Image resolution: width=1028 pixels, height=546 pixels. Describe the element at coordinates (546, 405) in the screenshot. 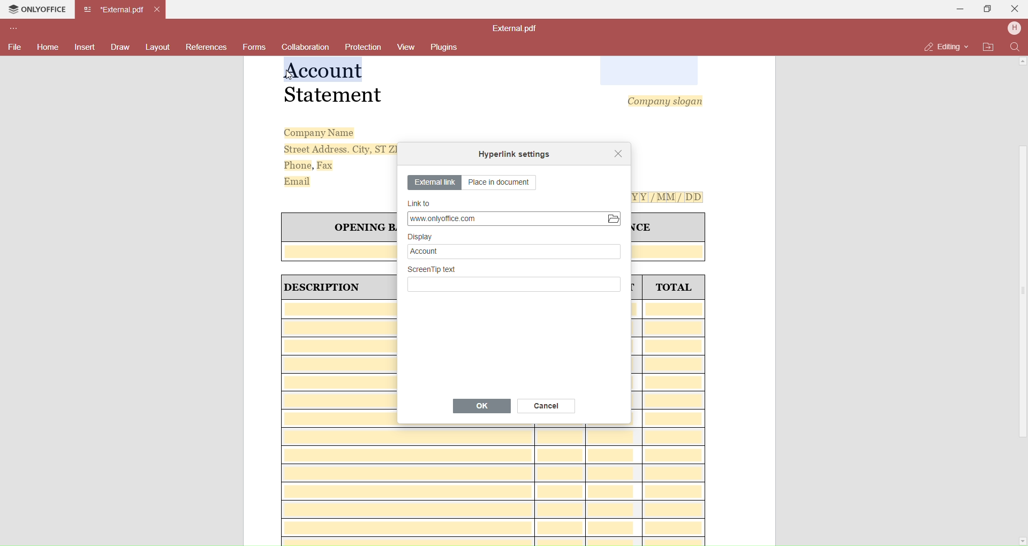

I see `Cancel` at that location.